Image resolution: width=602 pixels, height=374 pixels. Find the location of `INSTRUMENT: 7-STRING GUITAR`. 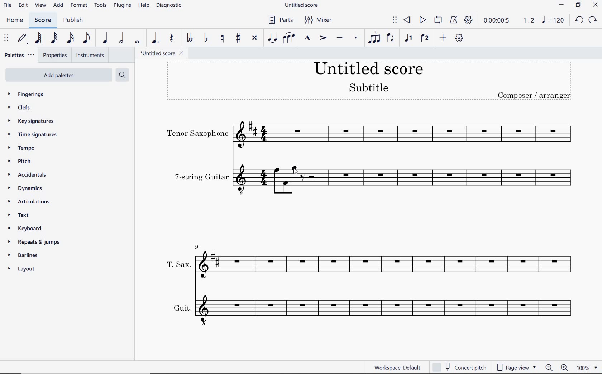

INSTRUMENT: 7-STRING GUITAR is located at coordinates (372, 180).